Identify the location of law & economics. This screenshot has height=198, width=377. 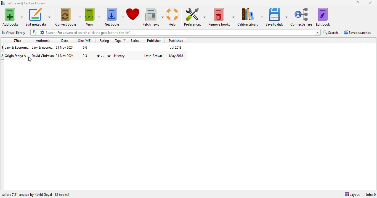
(42, 47).